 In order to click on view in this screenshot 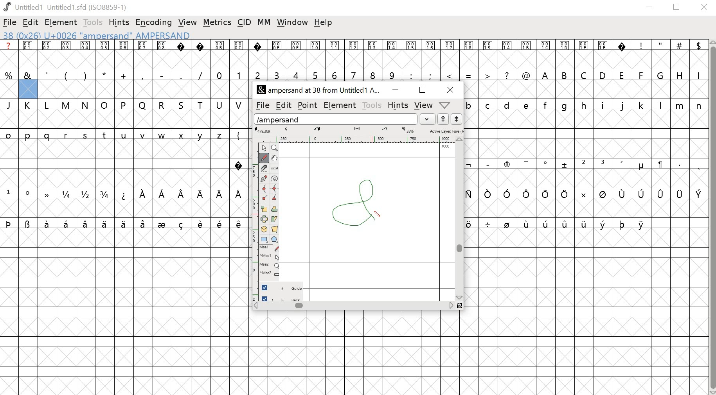, I will do `click(188, 21)`.